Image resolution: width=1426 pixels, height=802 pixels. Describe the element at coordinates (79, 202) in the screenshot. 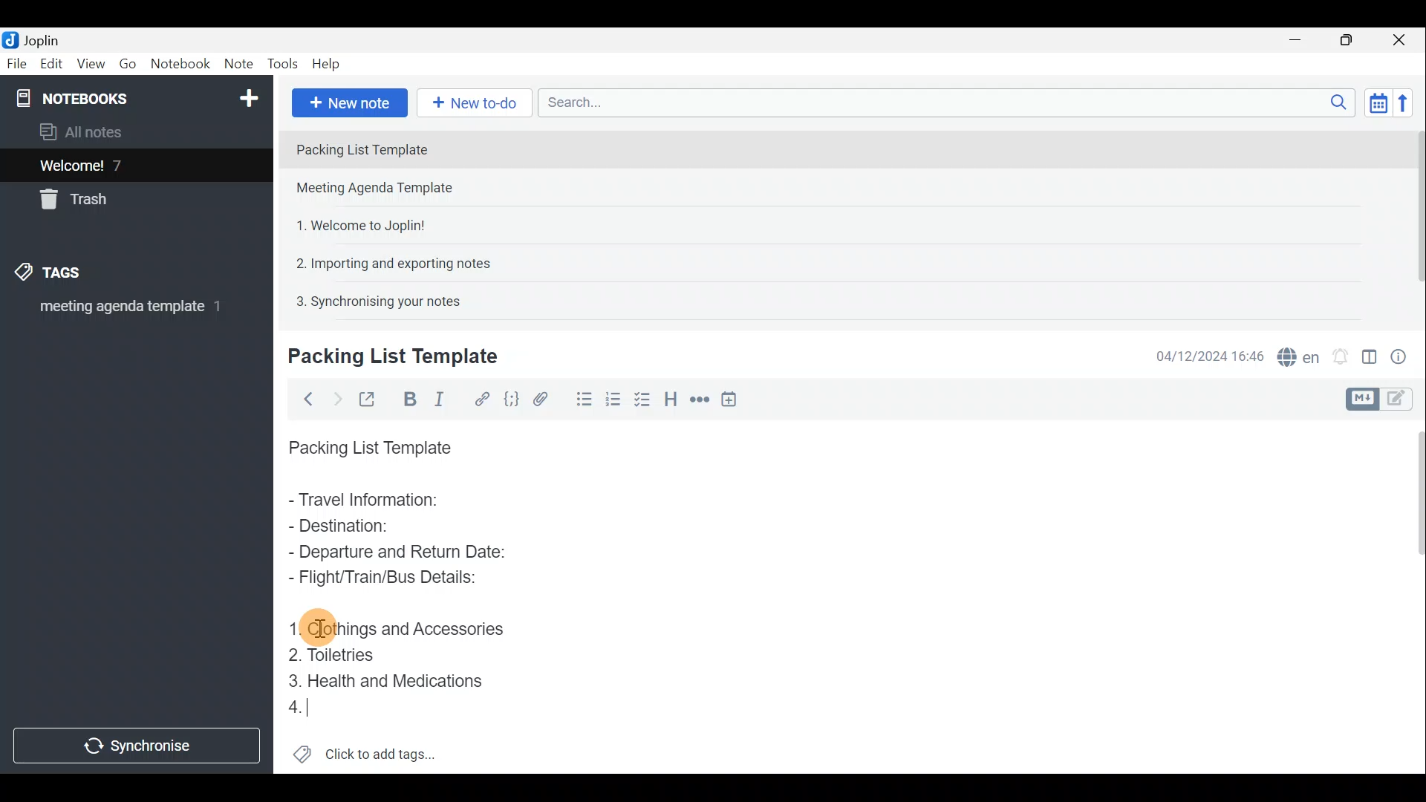

I see `Trash` at that location.